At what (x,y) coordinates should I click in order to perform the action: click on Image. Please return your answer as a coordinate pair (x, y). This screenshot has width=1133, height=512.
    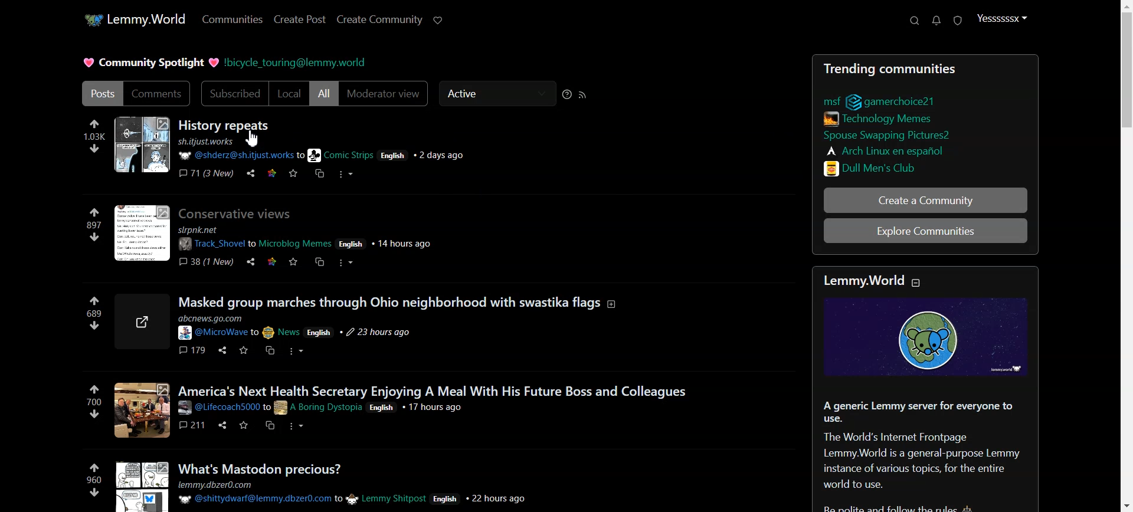
    Looking at the image, I should click on (142, 234).